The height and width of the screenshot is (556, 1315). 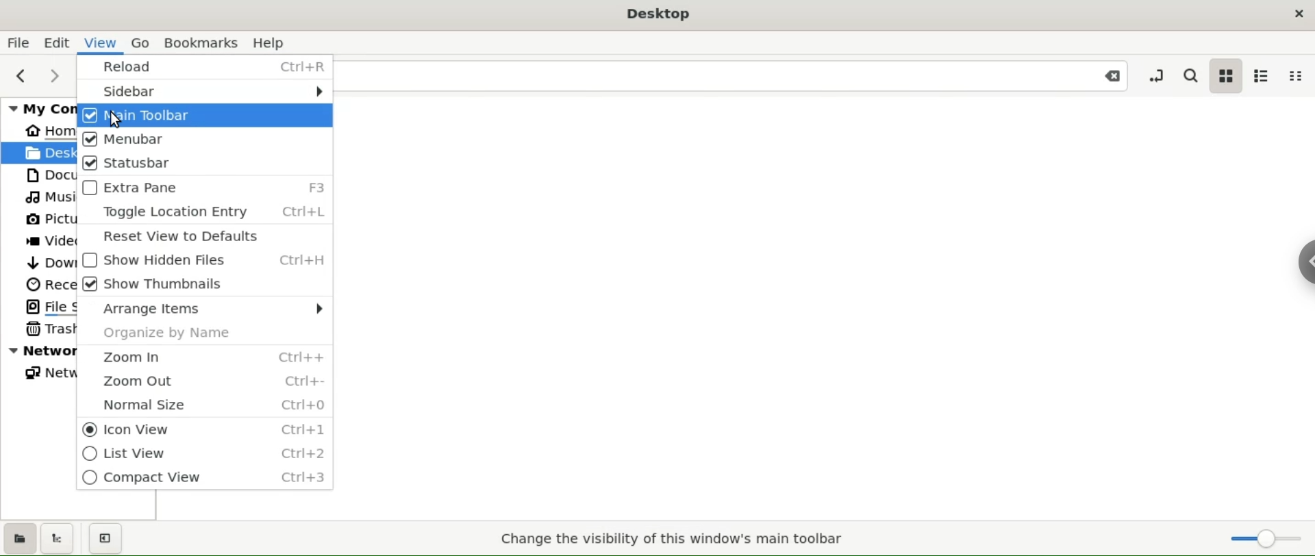 What do you see at coordinates (205, 93) in the screenshot?
I see `sidebar` at bounding box center [205, 93].